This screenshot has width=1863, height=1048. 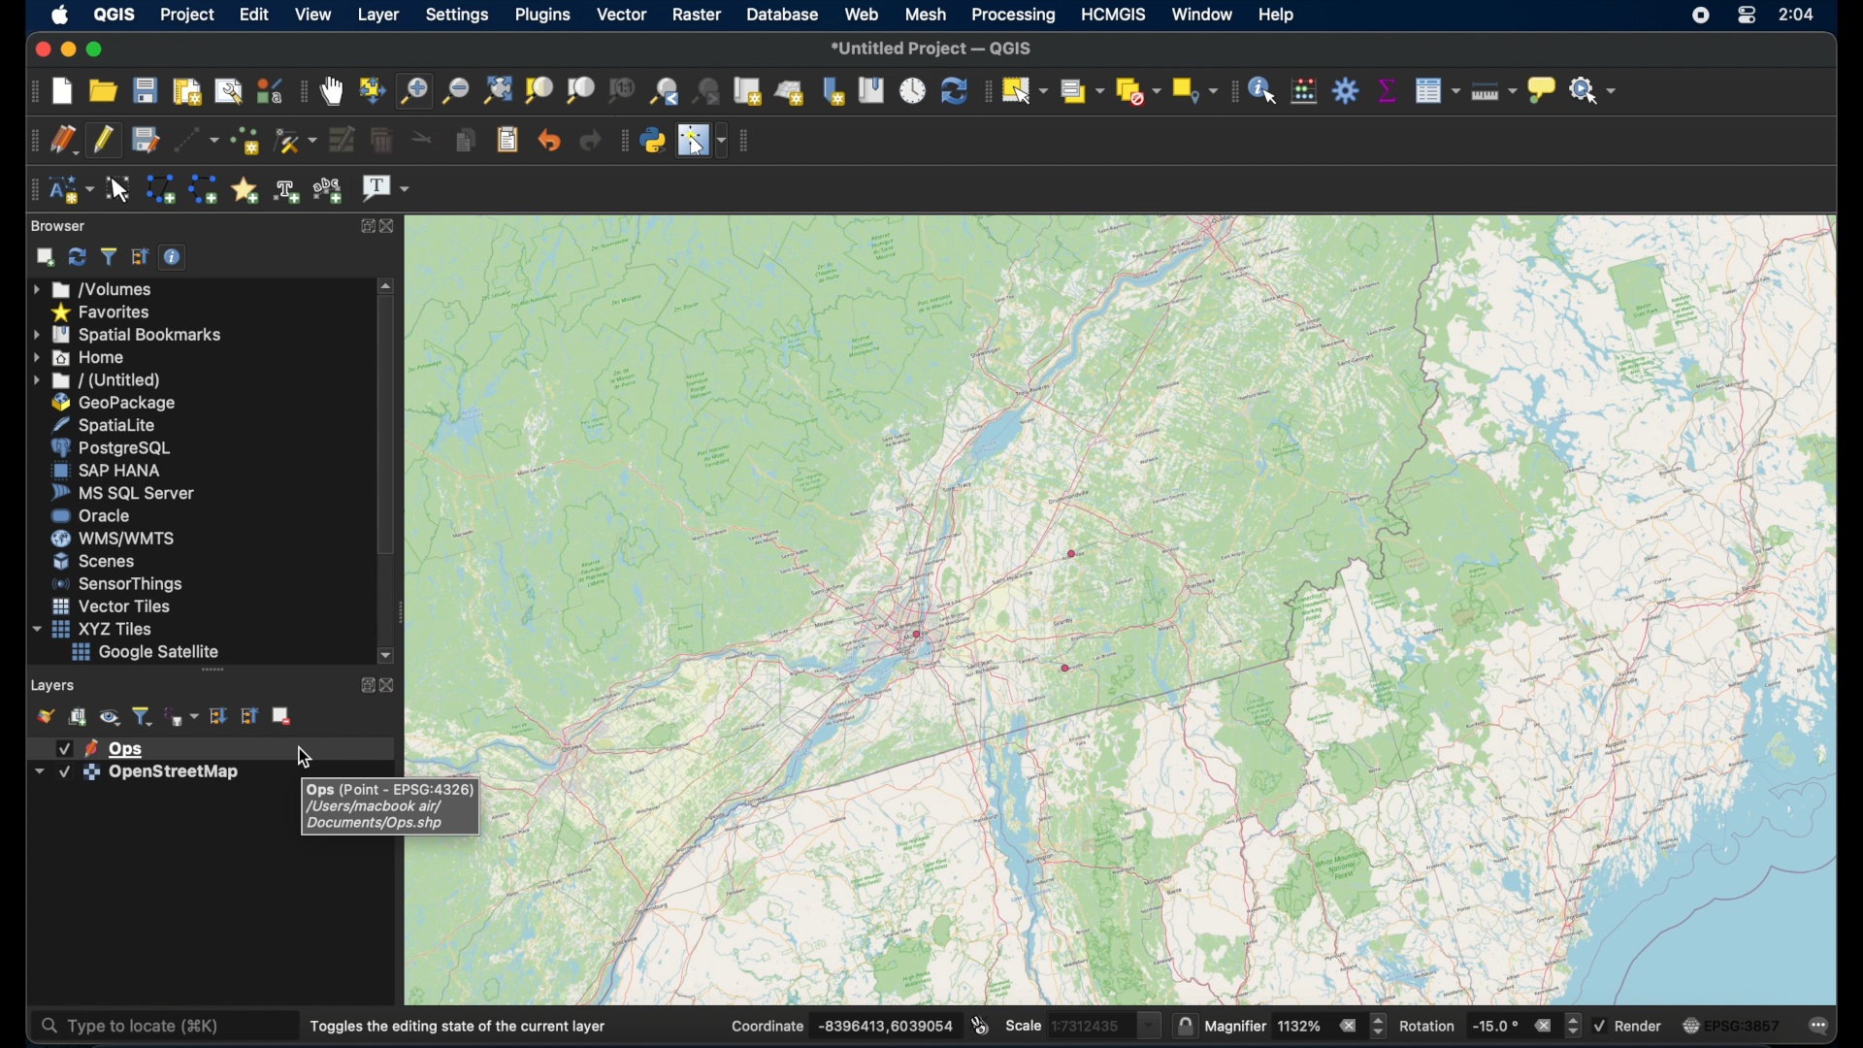 What do you see at coordinates (102, 141) in the screenshot?
I see `toggle editing` at bounding box center [102, 141].